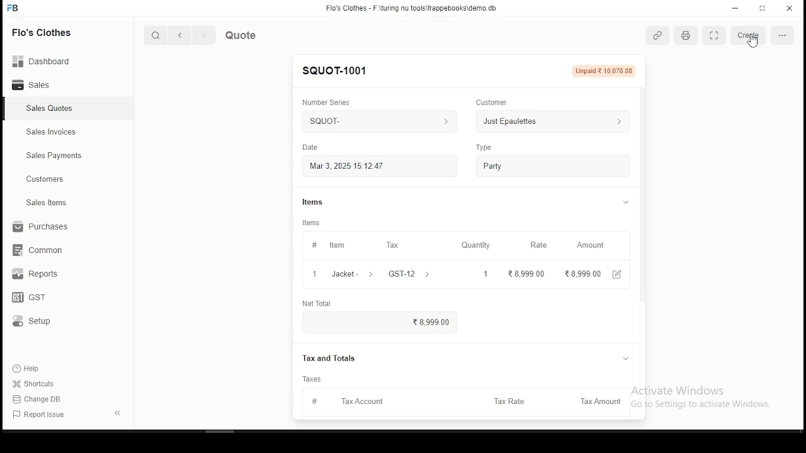 The width and height of the screenshot is (806, 453). I want to click on 1, so click(485, 273).